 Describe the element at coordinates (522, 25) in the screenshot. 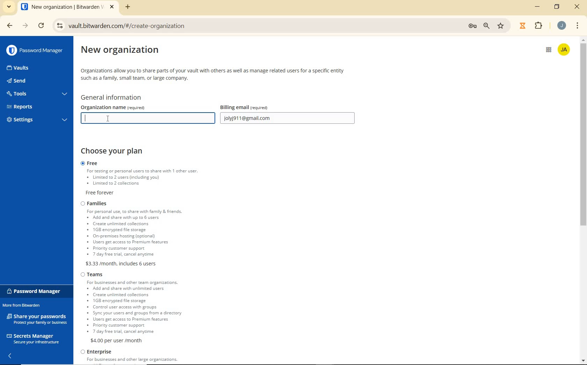

I see `JIBBLE` at that location.